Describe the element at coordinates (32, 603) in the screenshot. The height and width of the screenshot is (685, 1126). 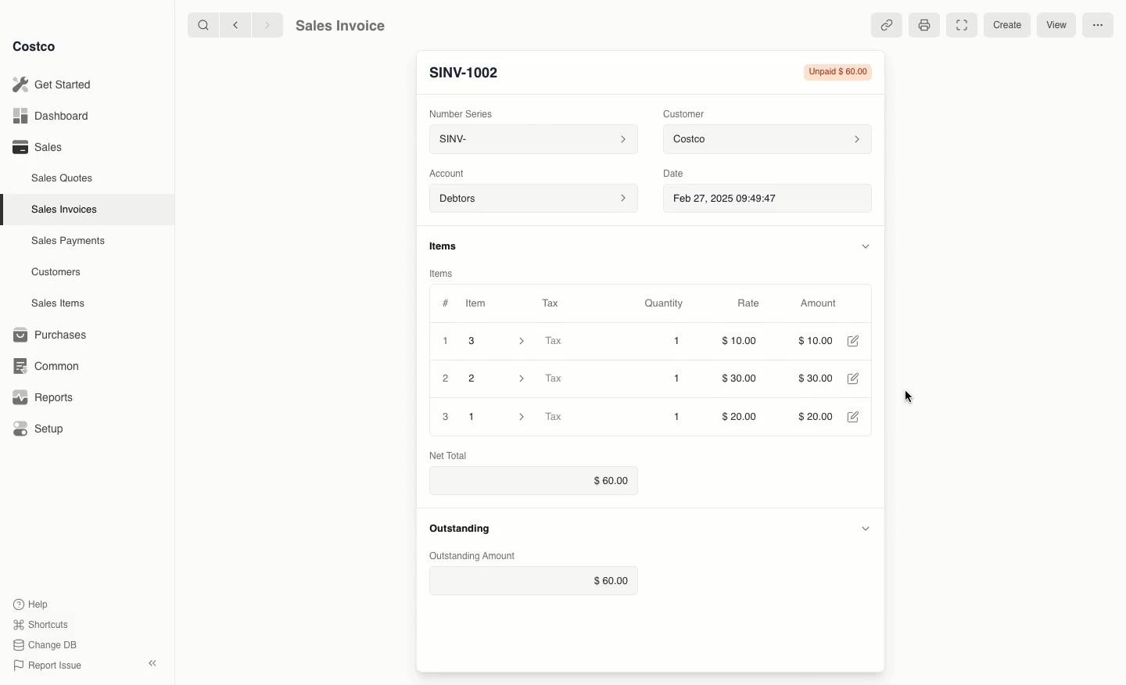
I see `Help` at that location.